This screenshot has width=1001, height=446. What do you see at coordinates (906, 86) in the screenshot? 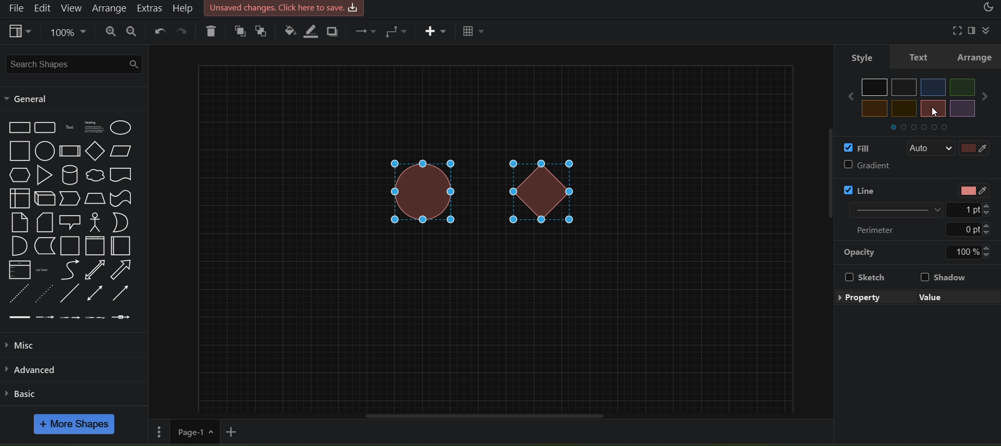
I see `` at bounding box center [906, 86].